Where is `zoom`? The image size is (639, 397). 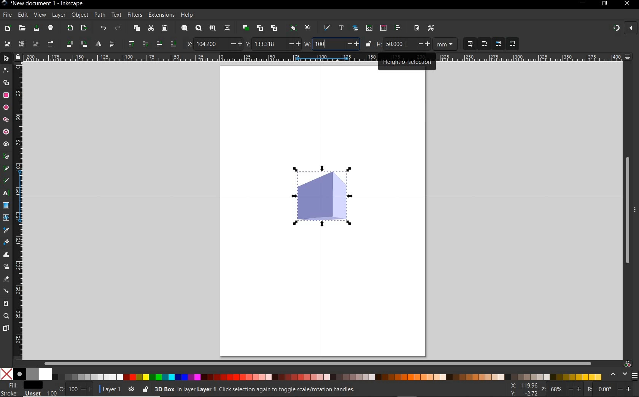
zoom is located at coordinates (543, 390).